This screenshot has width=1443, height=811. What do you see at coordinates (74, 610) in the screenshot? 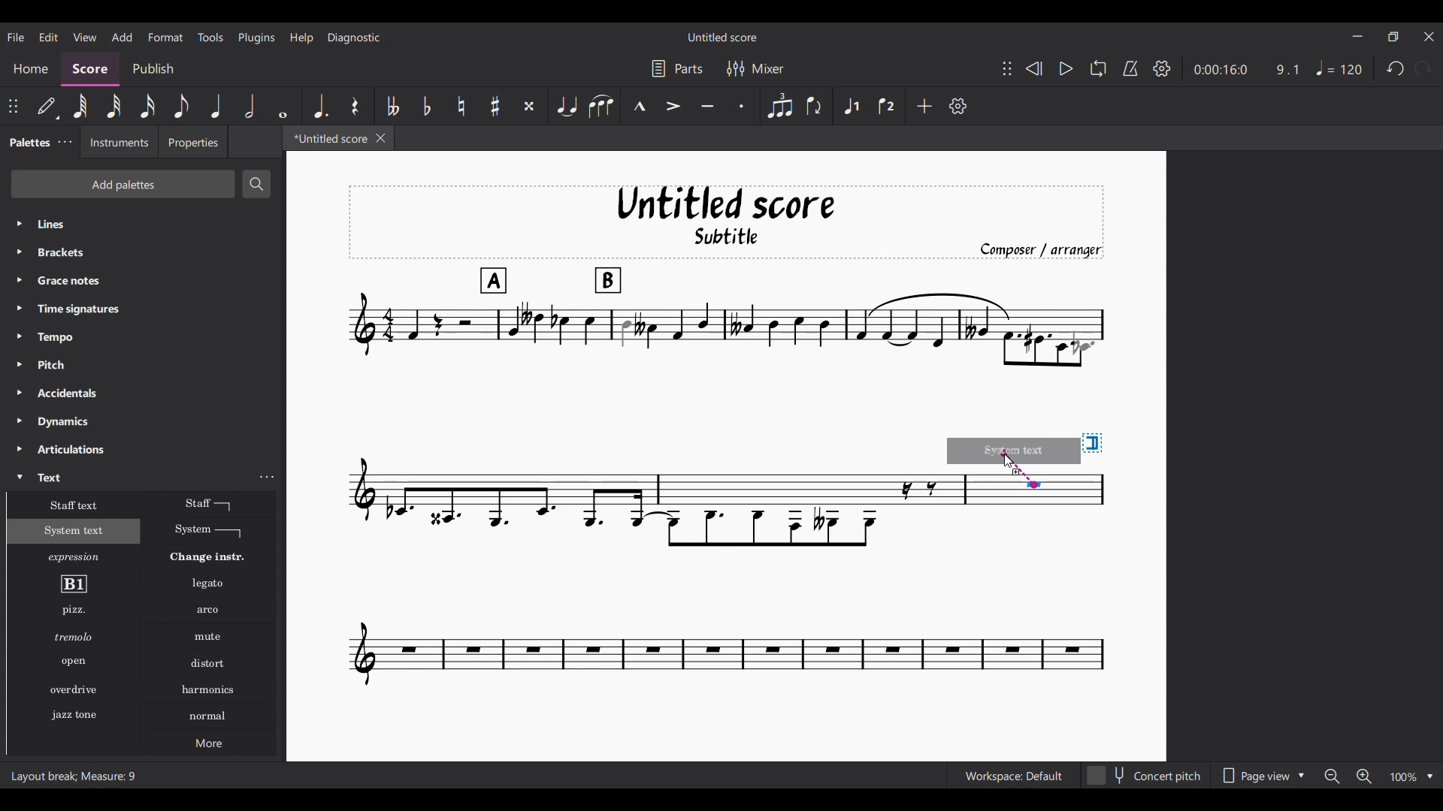
I see `Pizzicato` at bounding box center [74, 610].